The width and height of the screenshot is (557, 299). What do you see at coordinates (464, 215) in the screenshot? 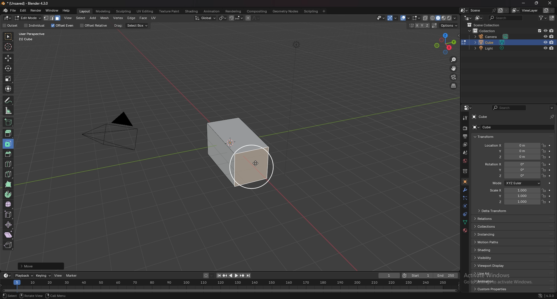
I see `physics` at bounding box center [464, 215].